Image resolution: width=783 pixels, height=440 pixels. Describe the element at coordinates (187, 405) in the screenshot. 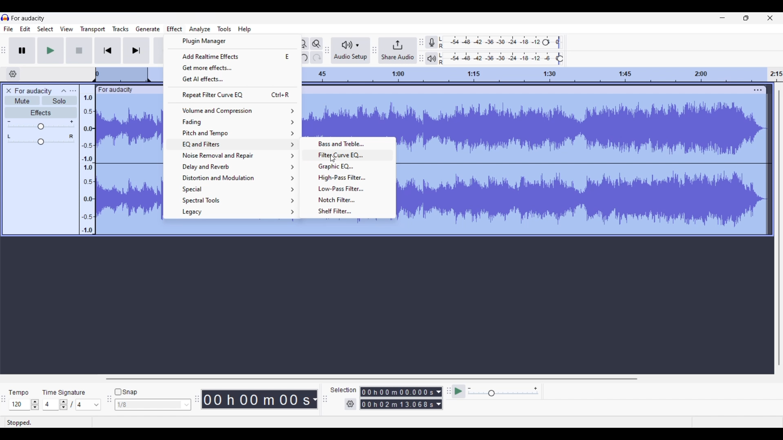

I see `Snap option` at that location.